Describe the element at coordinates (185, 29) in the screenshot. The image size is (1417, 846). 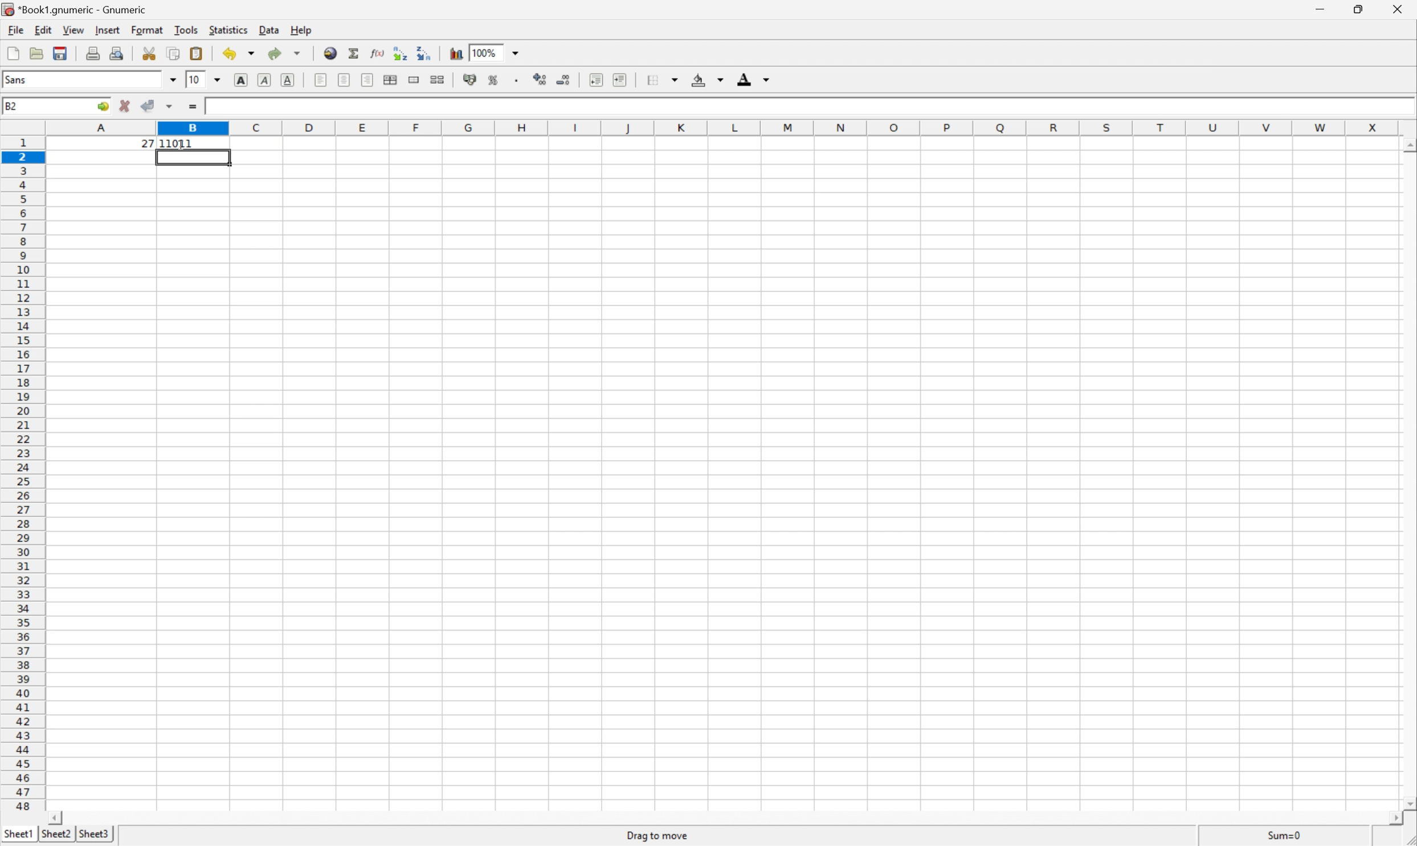
I see `Tools` at that location.